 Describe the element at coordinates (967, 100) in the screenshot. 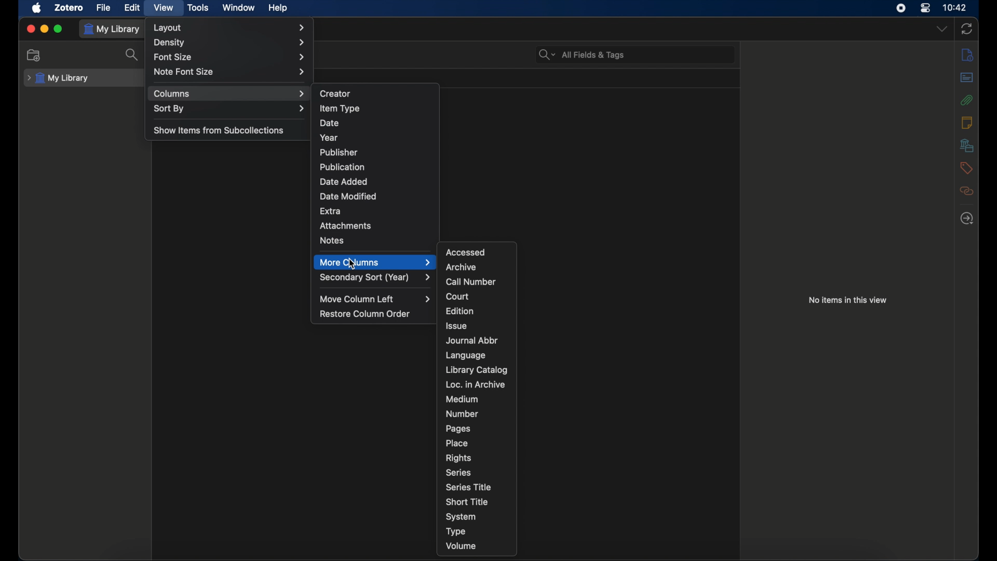

I see `attachments` at that location.